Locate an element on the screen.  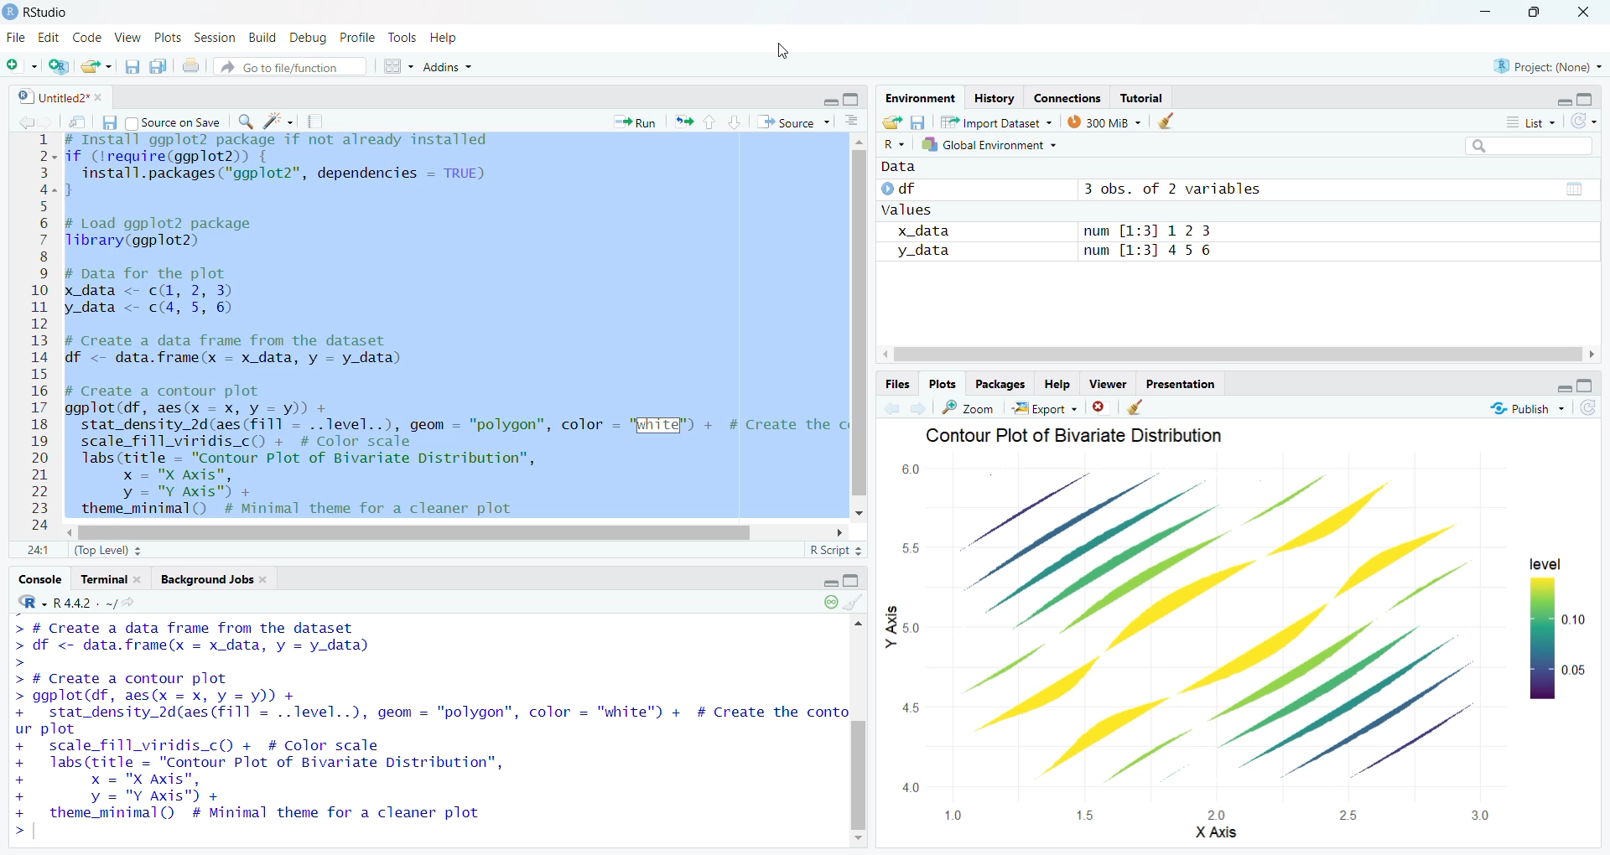
File is located at coordinates (16, 39).